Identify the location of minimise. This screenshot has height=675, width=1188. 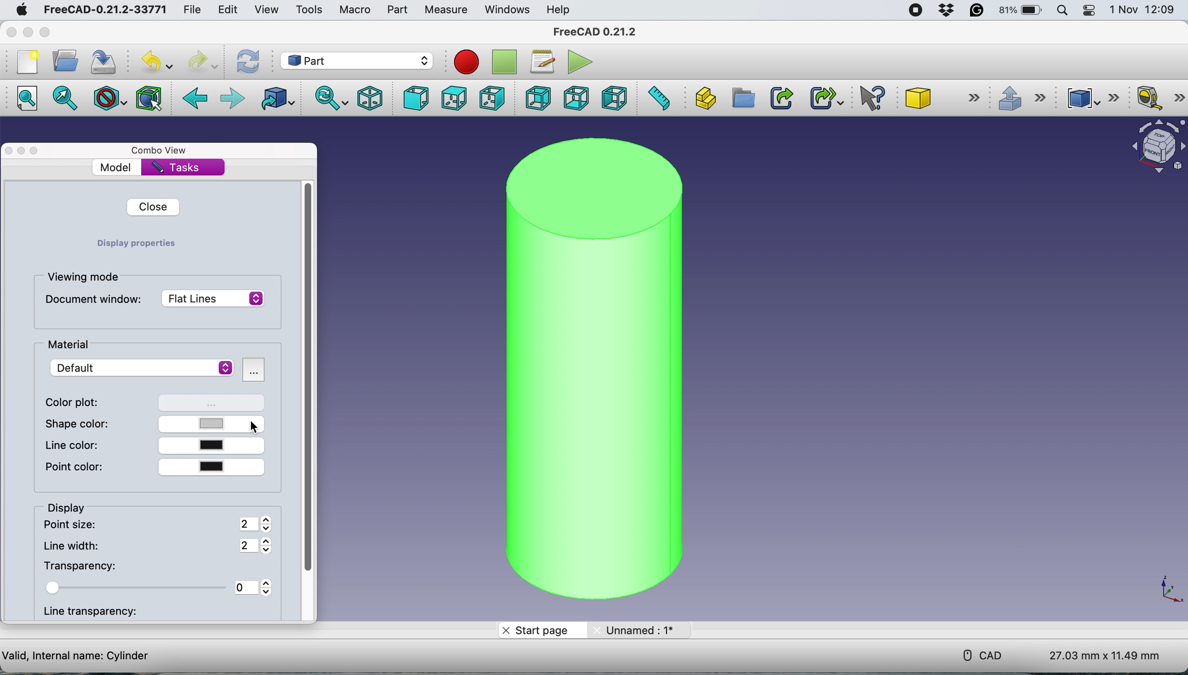
(21, 153).